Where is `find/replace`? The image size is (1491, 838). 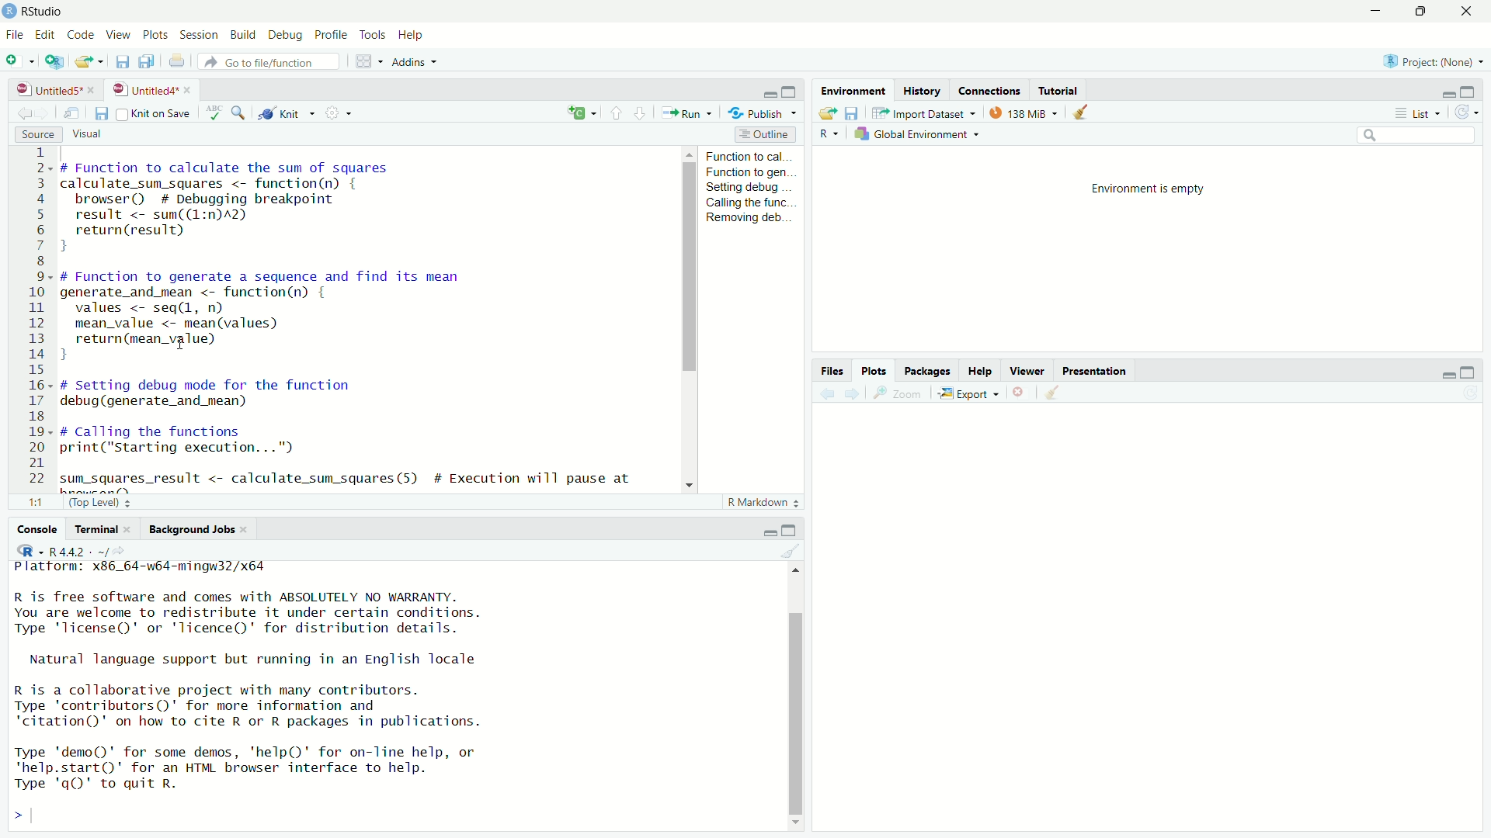 find/replace is located at coordinates (242, 114).